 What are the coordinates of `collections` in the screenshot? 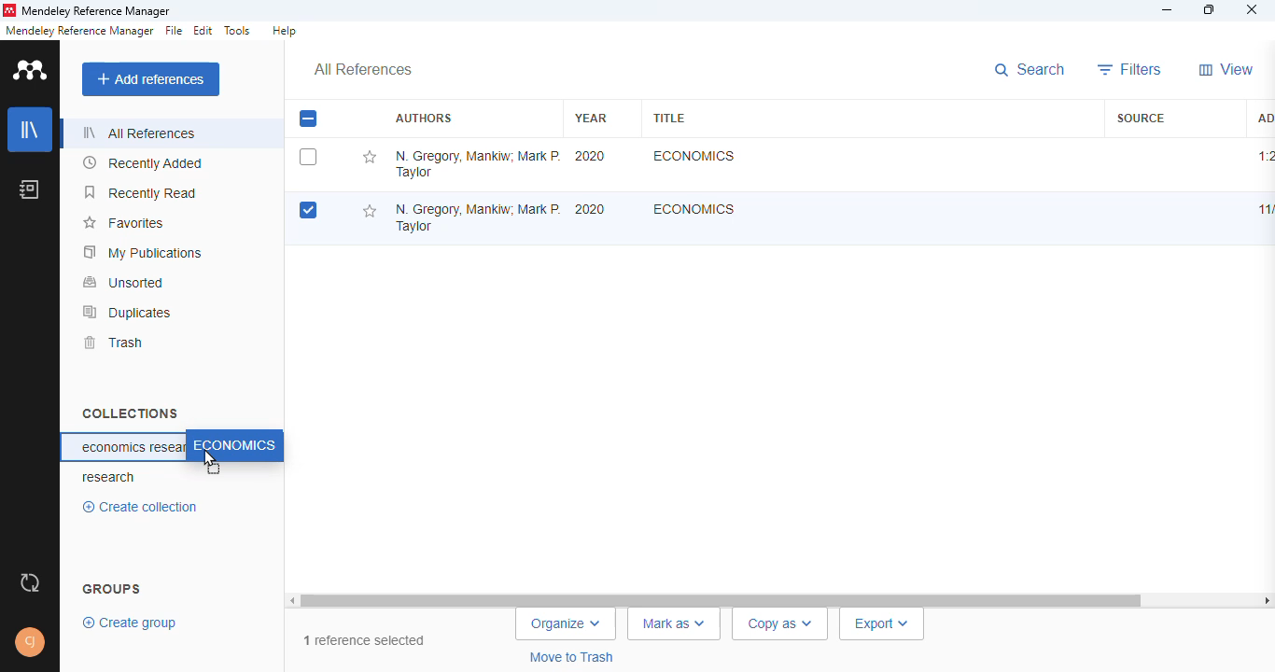 It's located at (130, 413).